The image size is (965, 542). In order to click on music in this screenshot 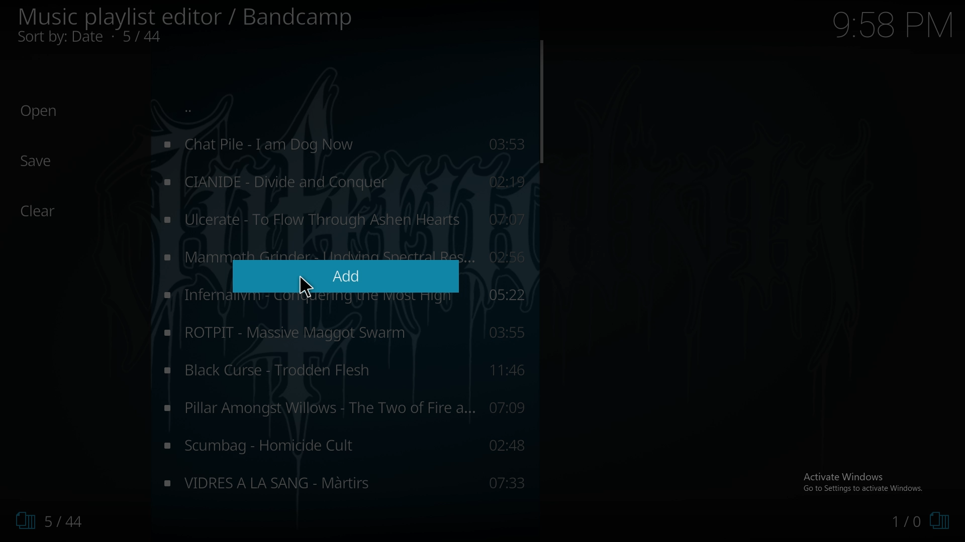, I will do `click(344, 480)`.